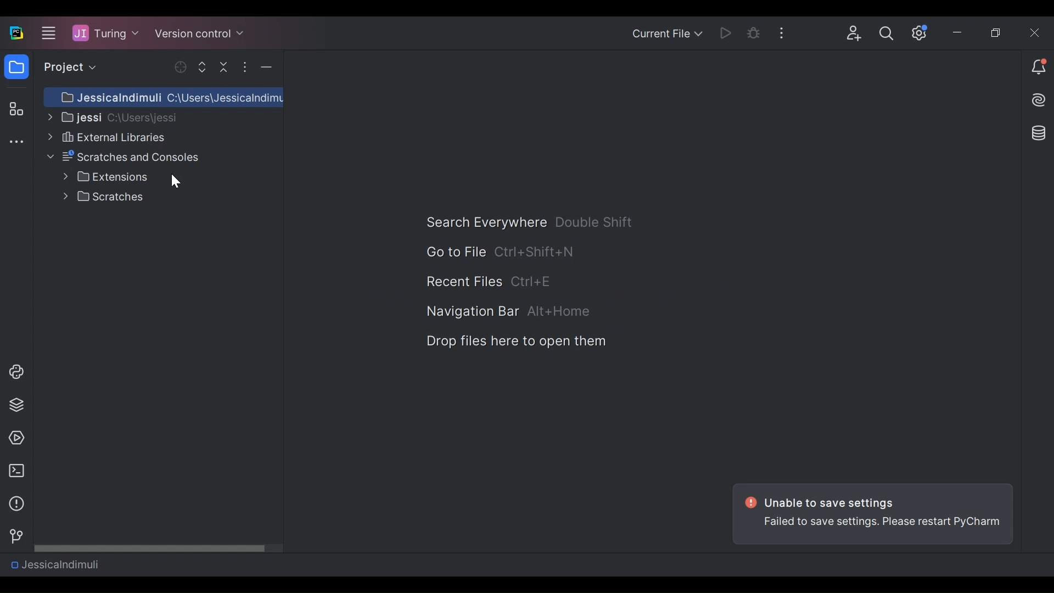  What do you see at coordinates (266, 67) in the screenshot?
I see `Hide` at bounding box center [266, 67].